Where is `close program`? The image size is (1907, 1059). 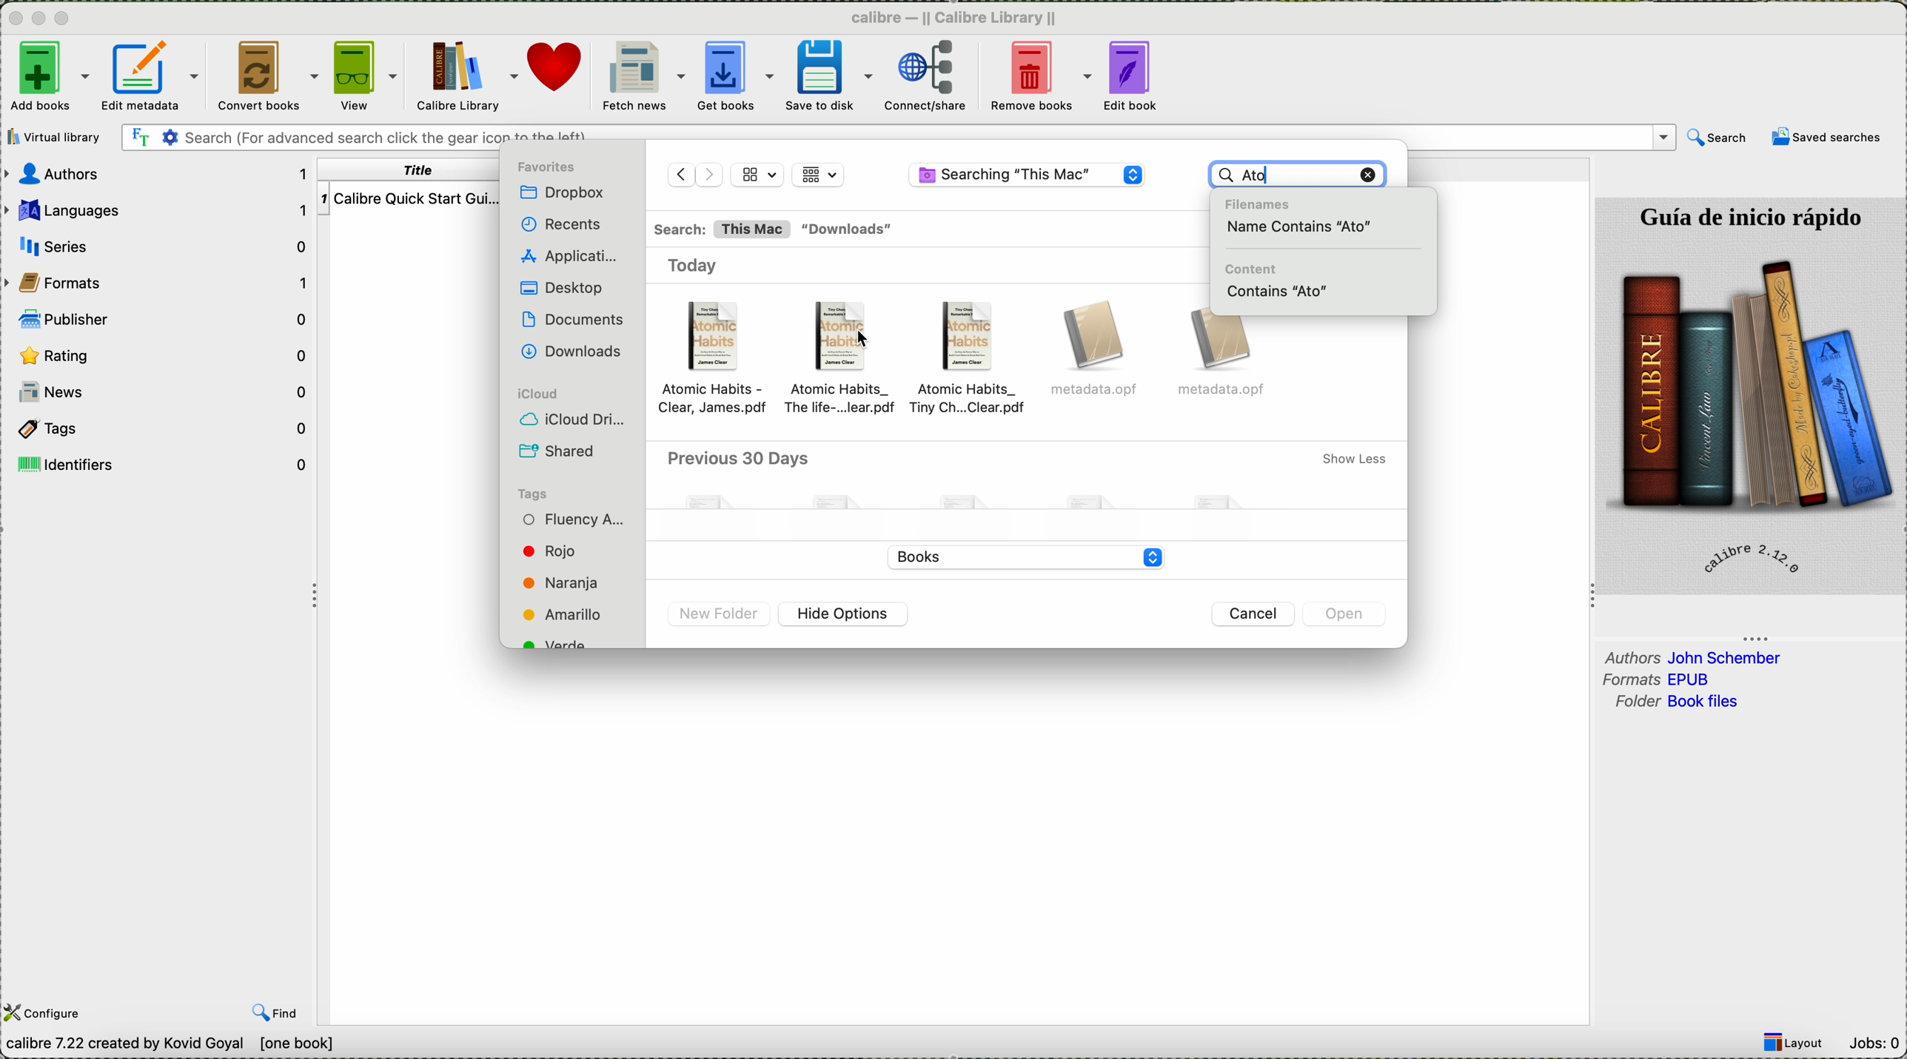
close program is located at coordinates (14, 19).